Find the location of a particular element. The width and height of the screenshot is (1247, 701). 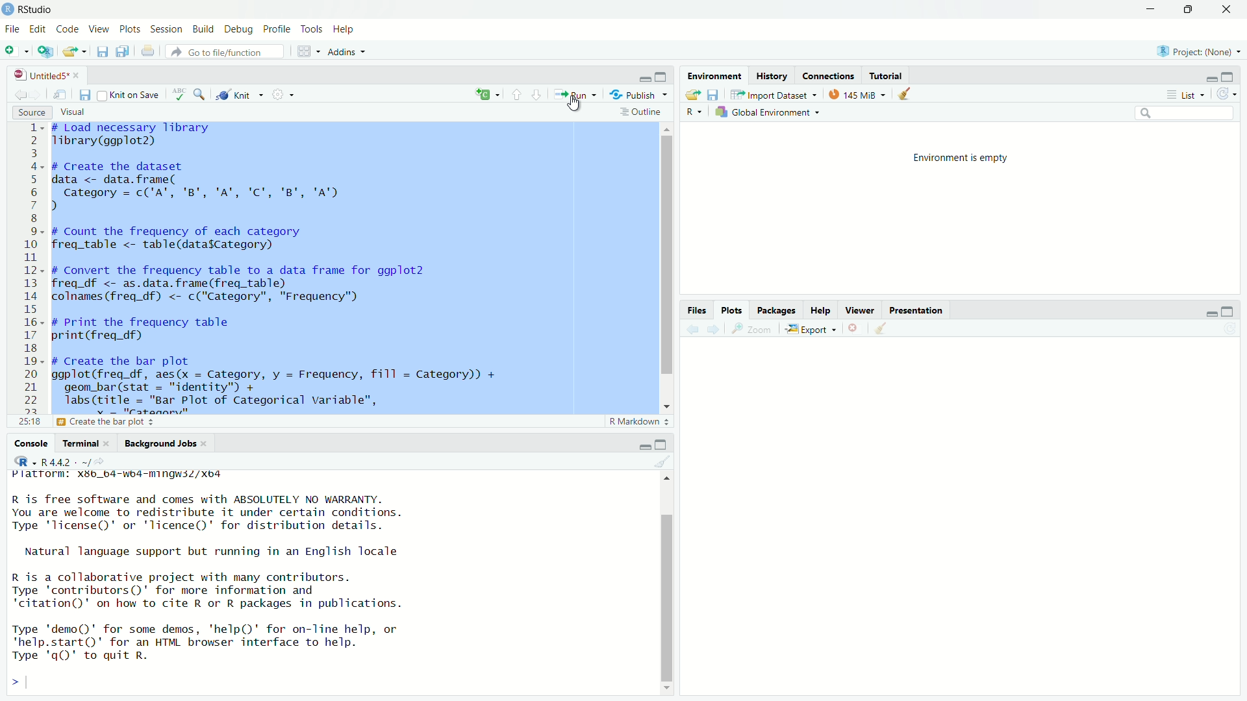

untitled5 is located at coordinates (51, 75).